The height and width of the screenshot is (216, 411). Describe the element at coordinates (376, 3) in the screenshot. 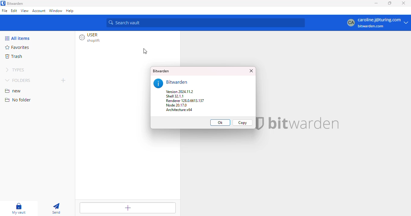

I see `minimize` at that location.